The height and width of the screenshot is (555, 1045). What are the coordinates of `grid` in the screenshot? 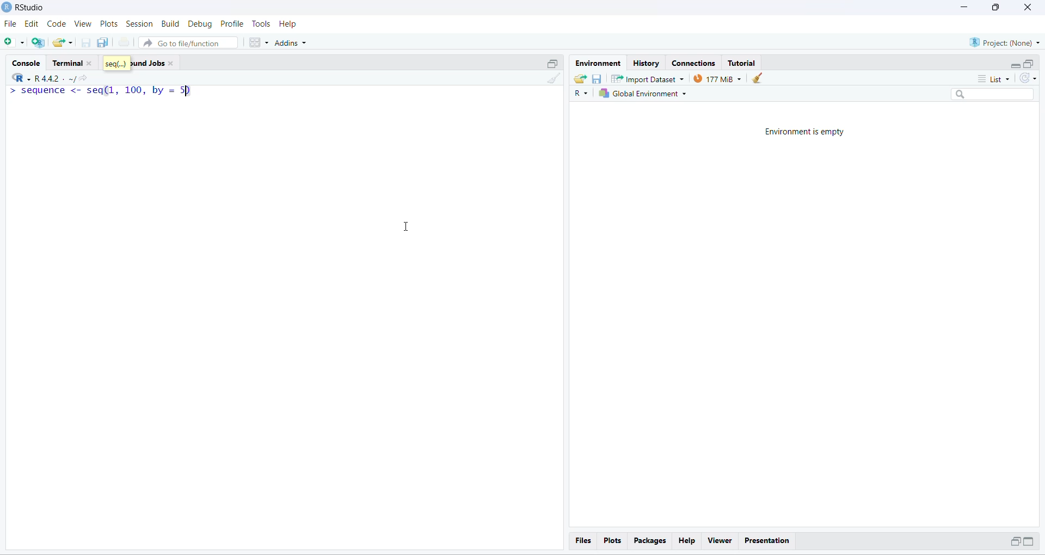 It's located at (260, 43).